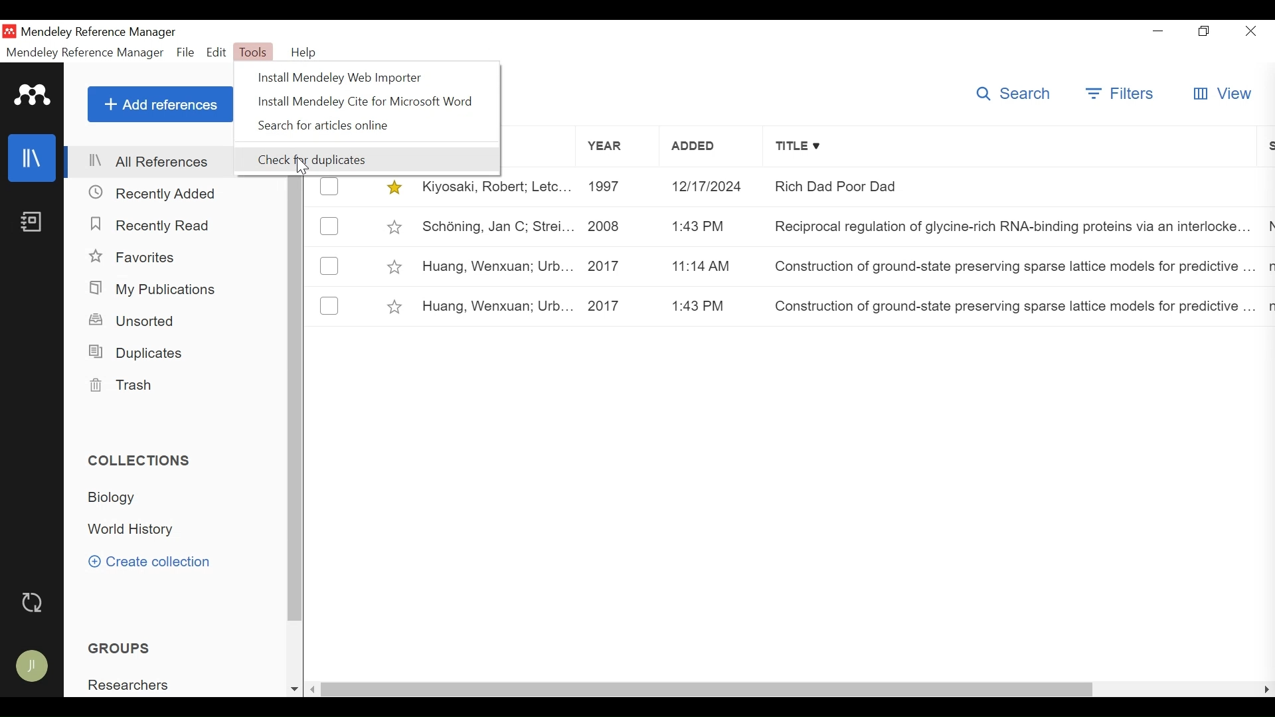 The height and width of the screenshot is (717, 1275). Describe the element at coordinates (122, 648) in the screenshot. I see `Groups` at that location.